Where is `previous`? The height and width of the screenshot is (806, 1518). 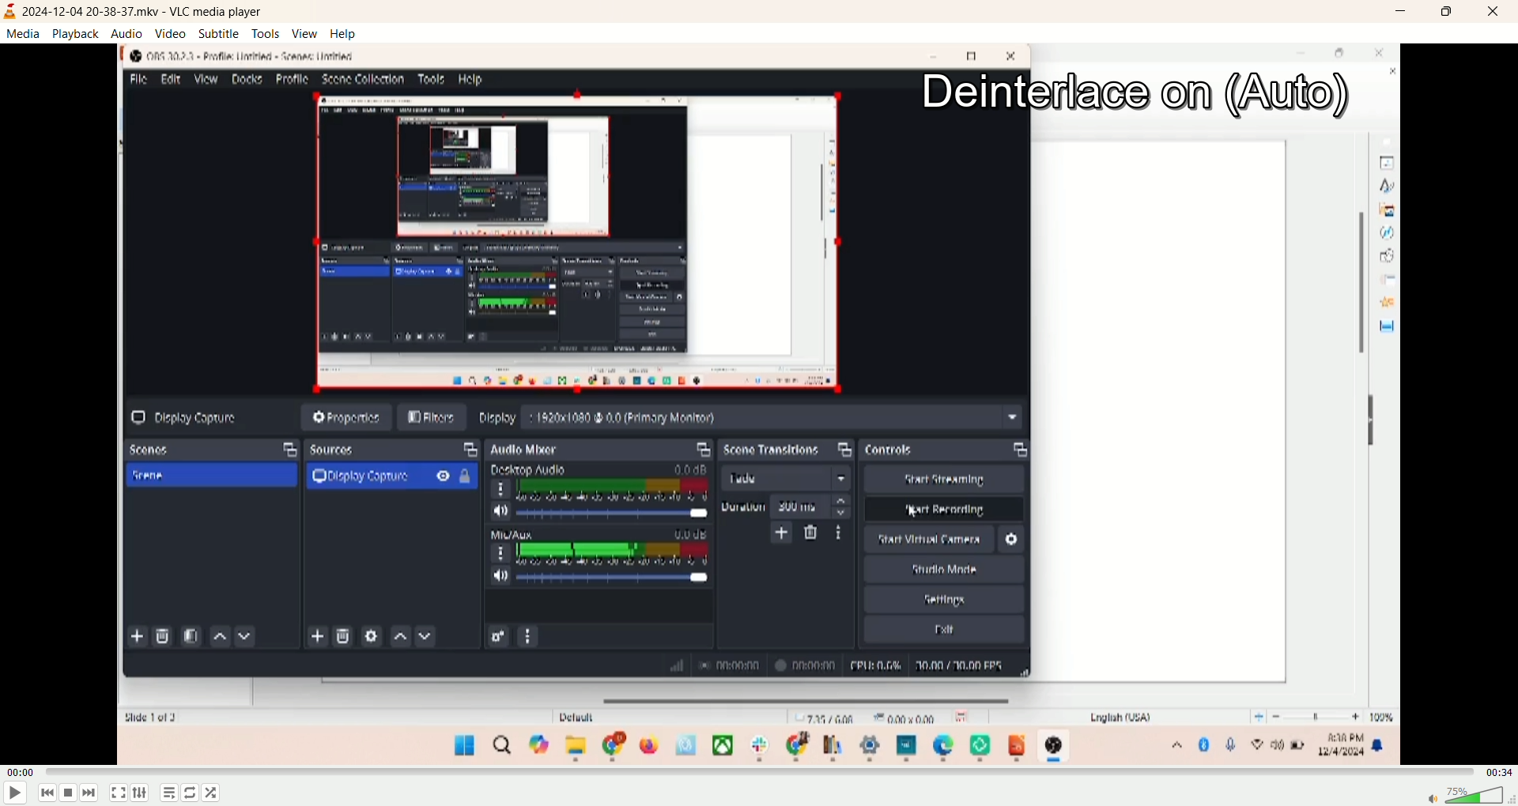
previous is located at coordinates (44, 793).